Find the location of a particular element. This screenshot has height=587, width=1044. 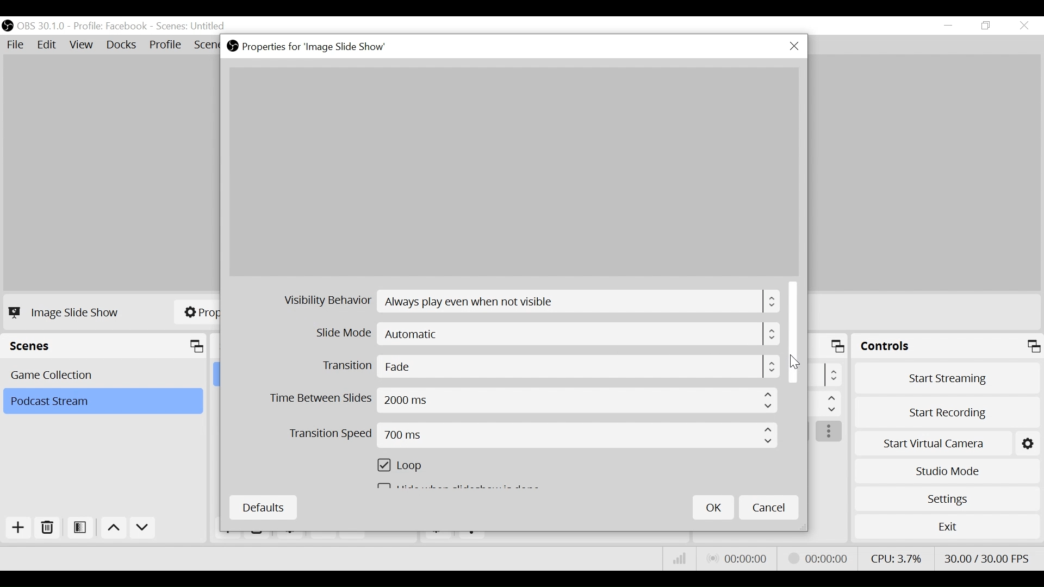

File is located at coordinates (17, 45).